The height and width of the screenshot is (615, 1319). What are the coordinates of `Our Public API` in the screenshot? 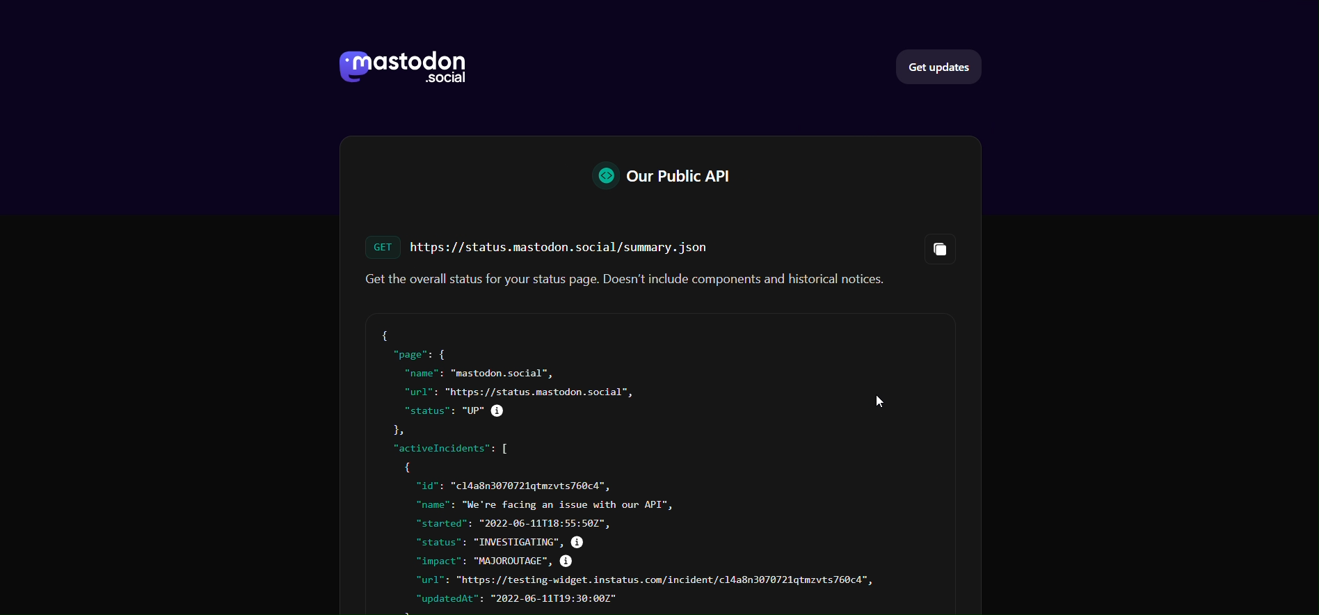 It's located at (674, 178).